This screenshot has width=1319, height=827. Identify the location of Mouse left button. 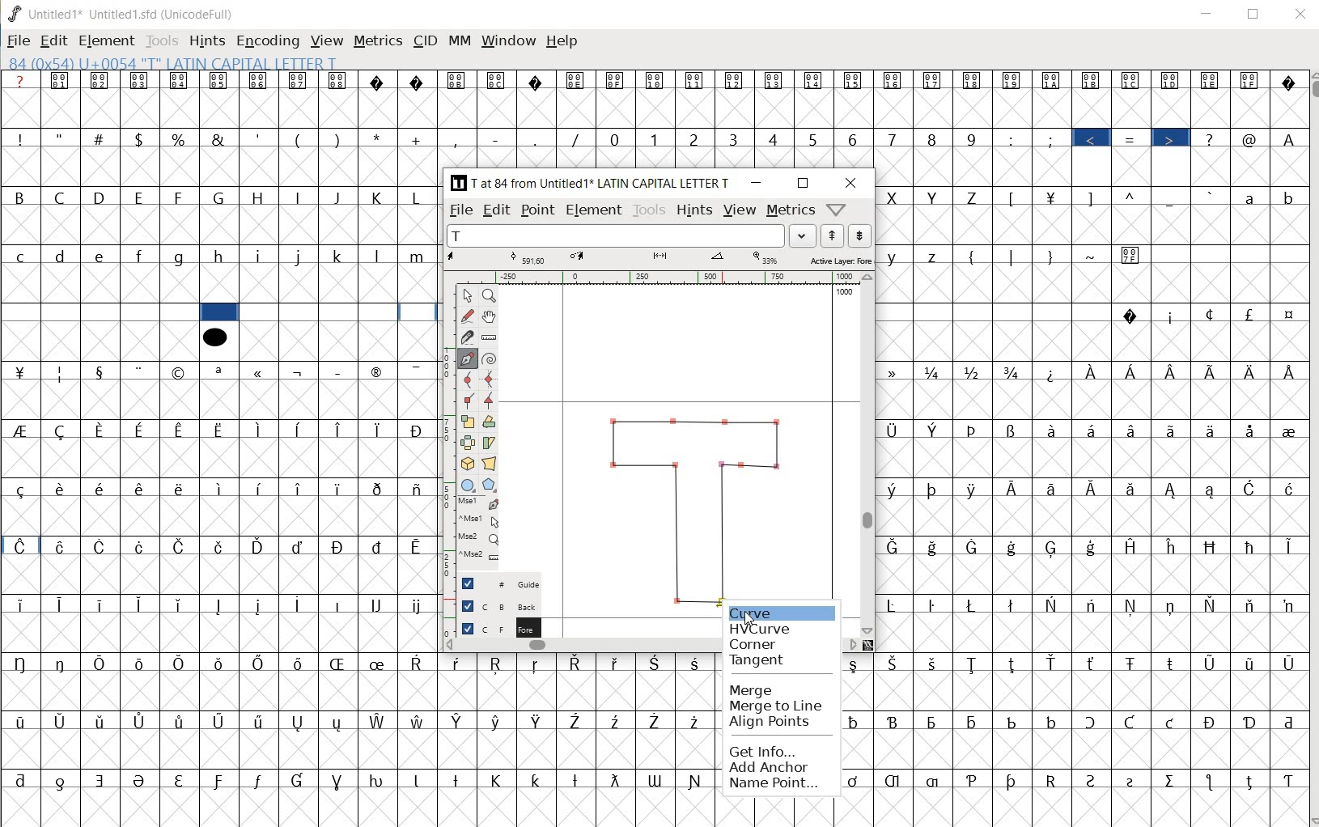
(480, 504).